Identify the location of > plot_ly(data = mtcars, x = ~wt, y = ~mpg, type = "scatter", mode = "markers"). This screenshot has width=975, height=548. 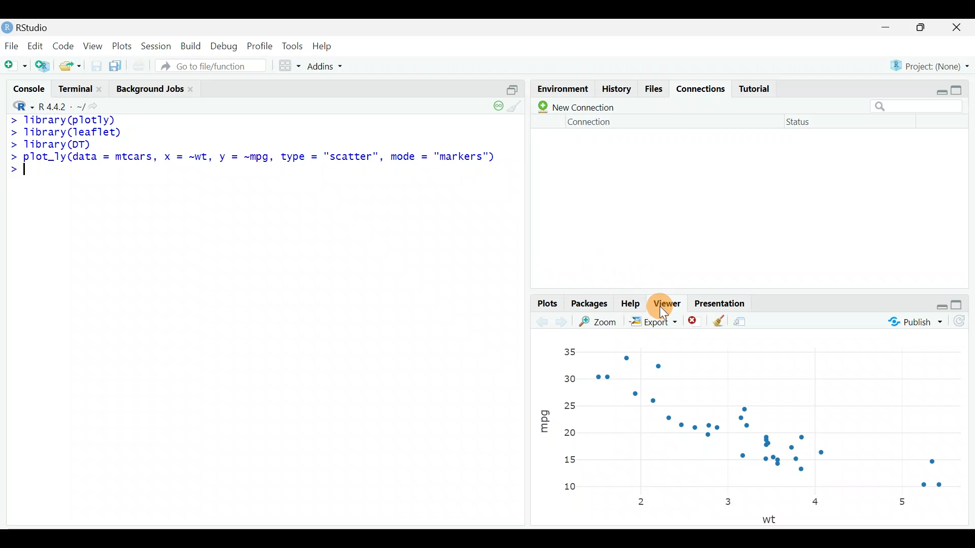
(255, 158).